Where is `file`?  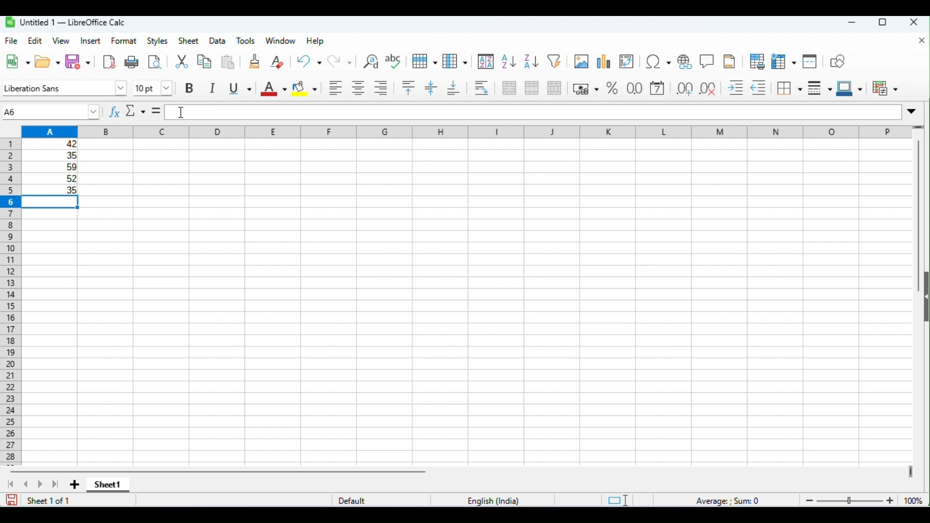
file is located at coordinates (12, 41).